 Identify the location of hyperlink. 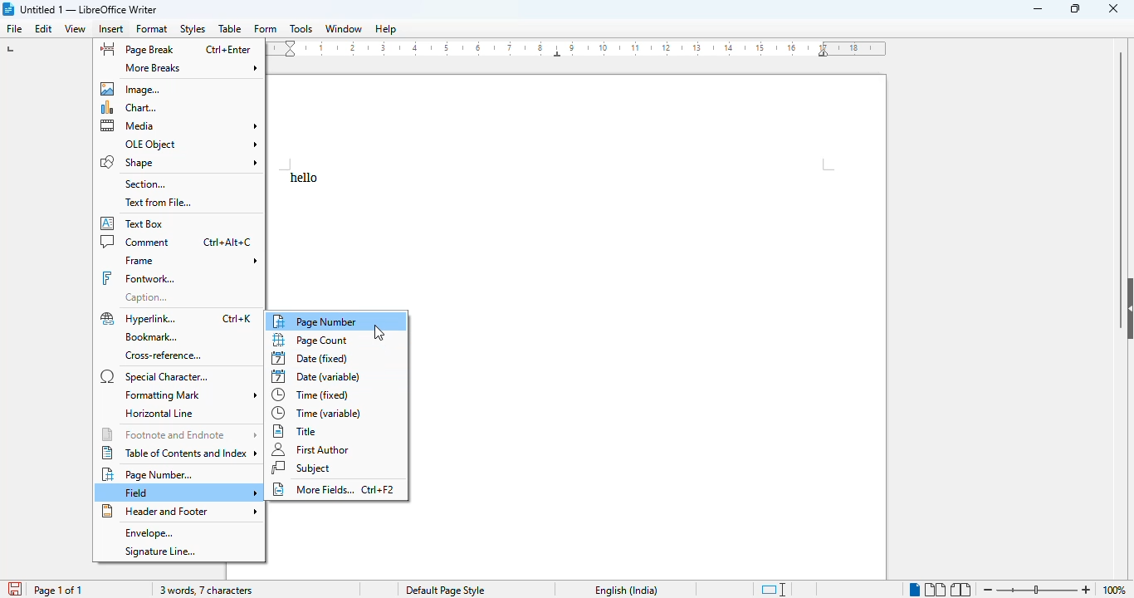
(139, 319).